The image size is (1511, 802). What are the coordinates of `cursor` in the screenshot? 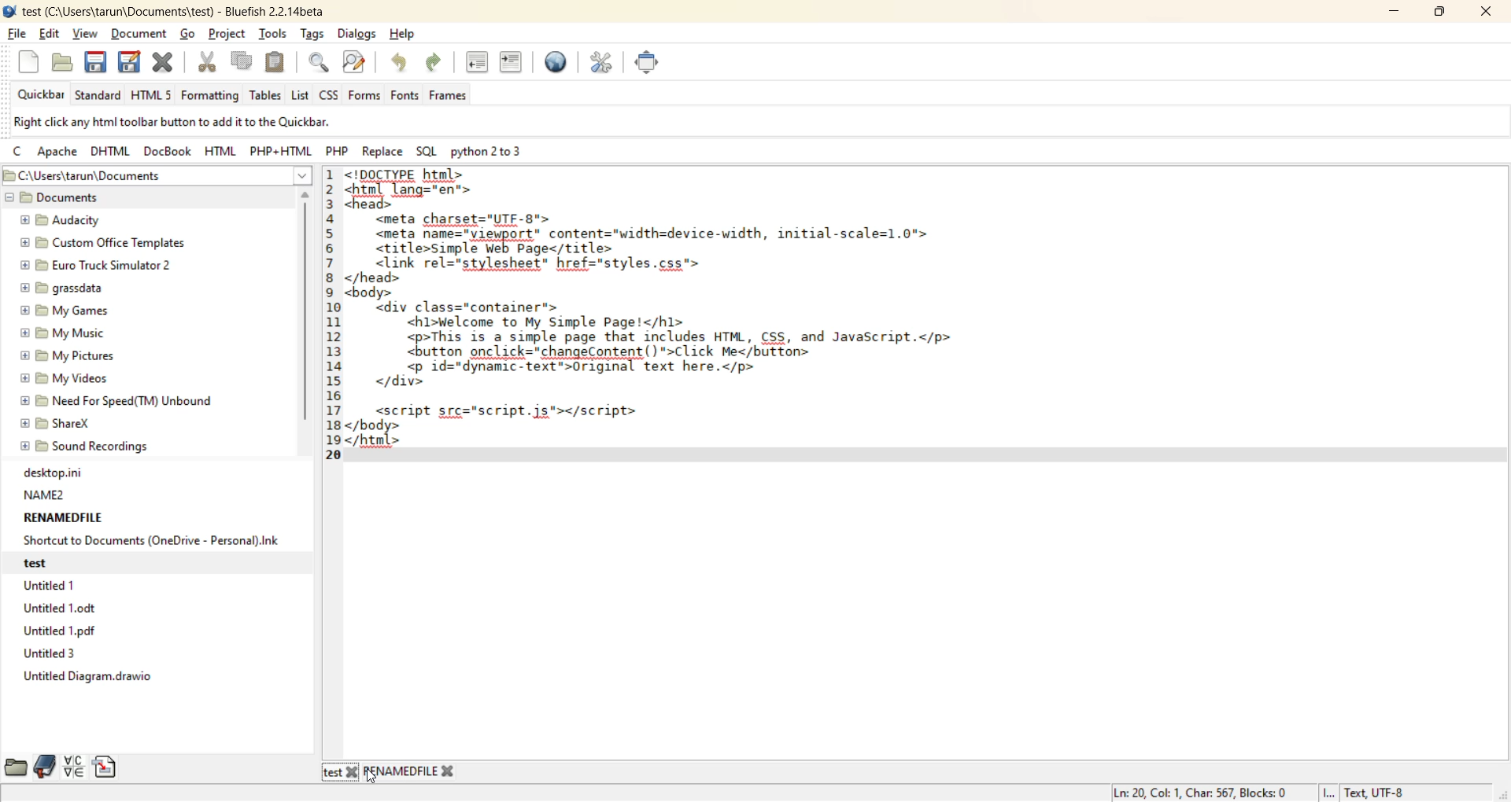 It's located at (373, 778).